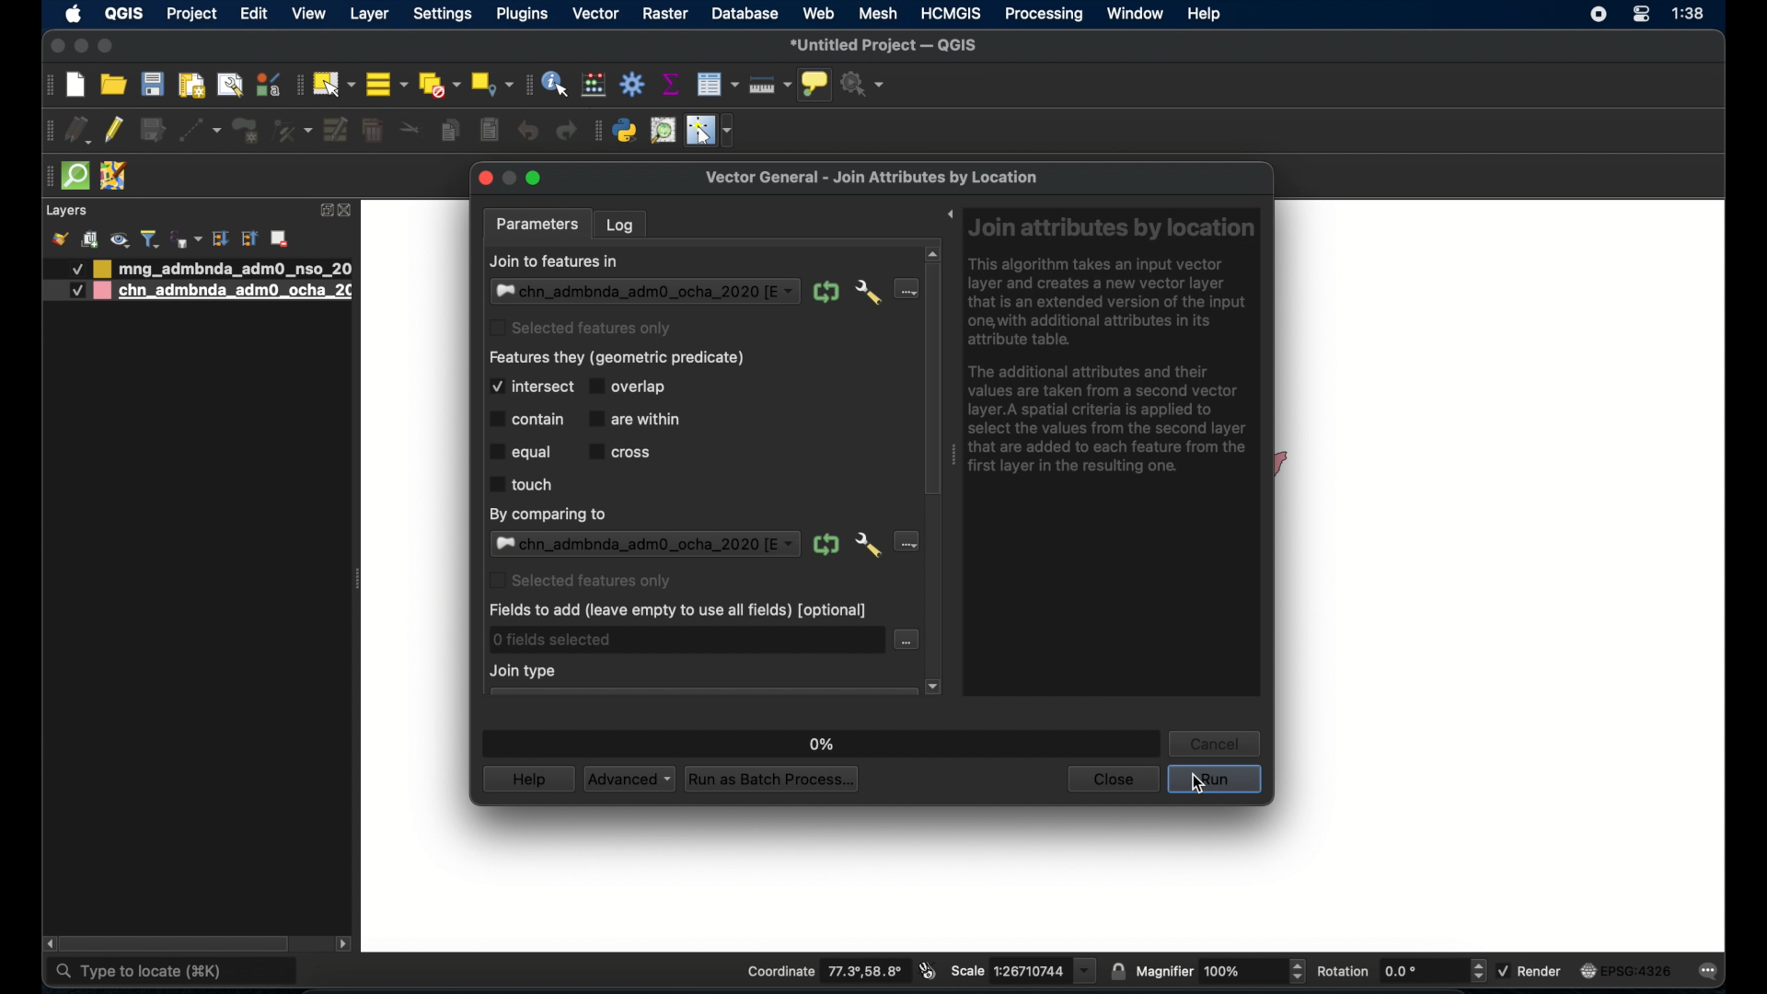 The width and height of the screenshot is (1767, 994). I want to click on rotation, so click(1402, 971).